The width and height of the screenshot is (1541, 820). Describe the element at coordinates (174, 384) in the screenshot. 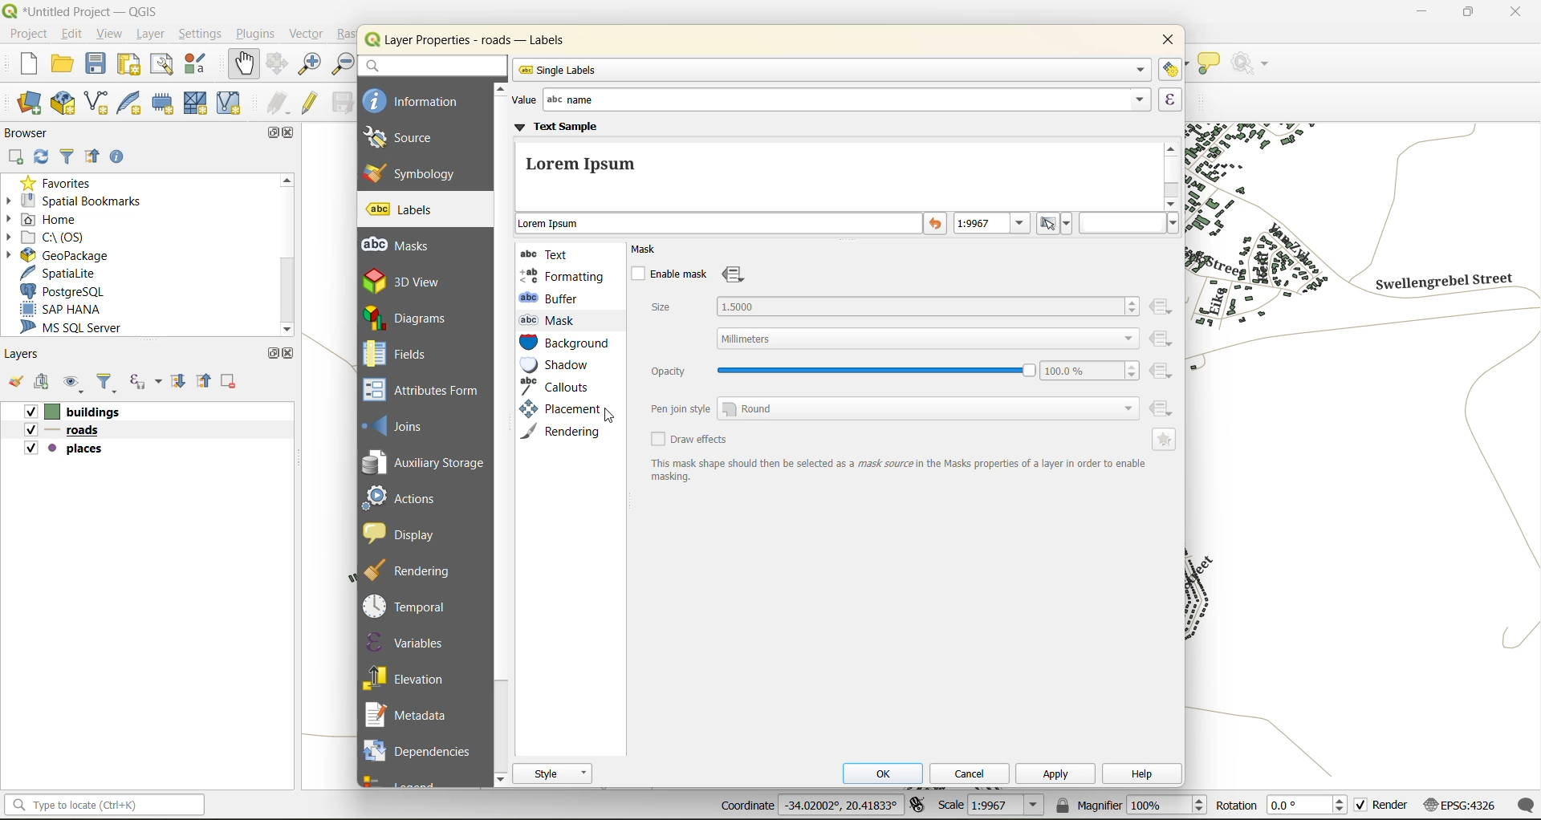

I see `expand all` at that location.